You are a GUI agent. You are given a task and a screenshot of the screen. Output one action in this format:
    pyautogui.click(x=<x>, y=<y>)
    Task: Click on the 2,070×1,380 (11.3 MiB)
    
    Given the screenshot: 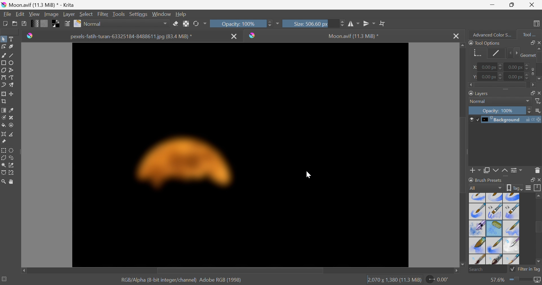 What is the action you would take?
    pyautogui.click(x=394, y=280)
    